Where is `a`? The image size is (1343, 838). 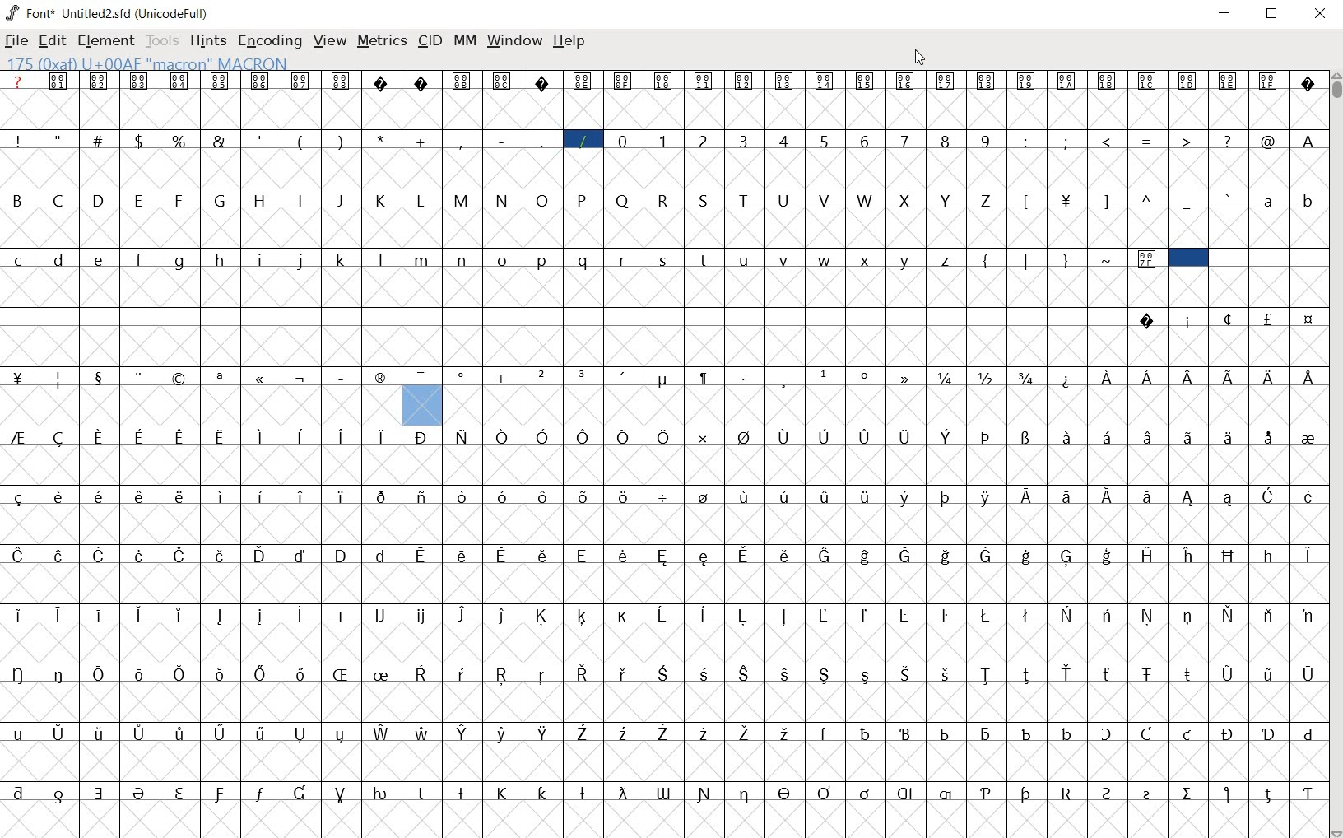 a is located at coordinates (1269, 202).